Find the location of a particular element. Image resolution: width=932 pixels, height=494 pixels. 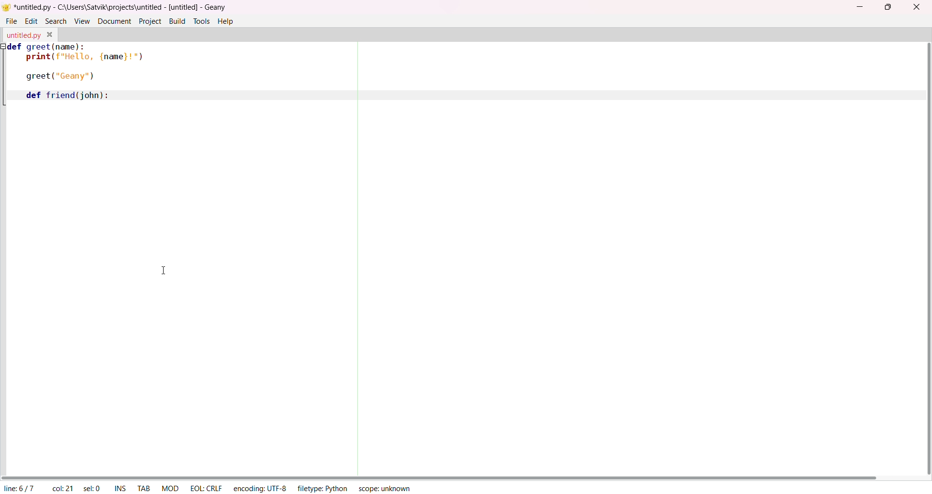

col: 21 is located at coordinates (61, 489).